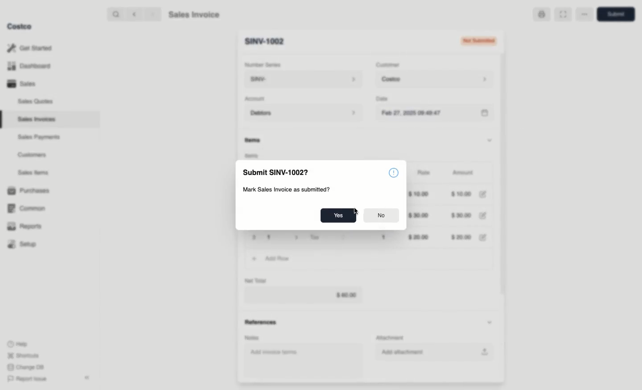 This screenshot has height=390, width=642. I want to click on forward, so click(151, 14).